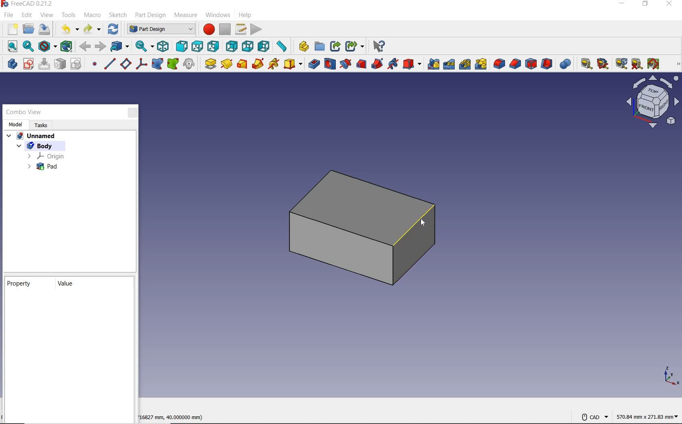 Image resolution: width=682 pixels, height=424 pixels. Describe the element at coordinates (653, 64) in the screenshot. I see `toggle all` at that location.